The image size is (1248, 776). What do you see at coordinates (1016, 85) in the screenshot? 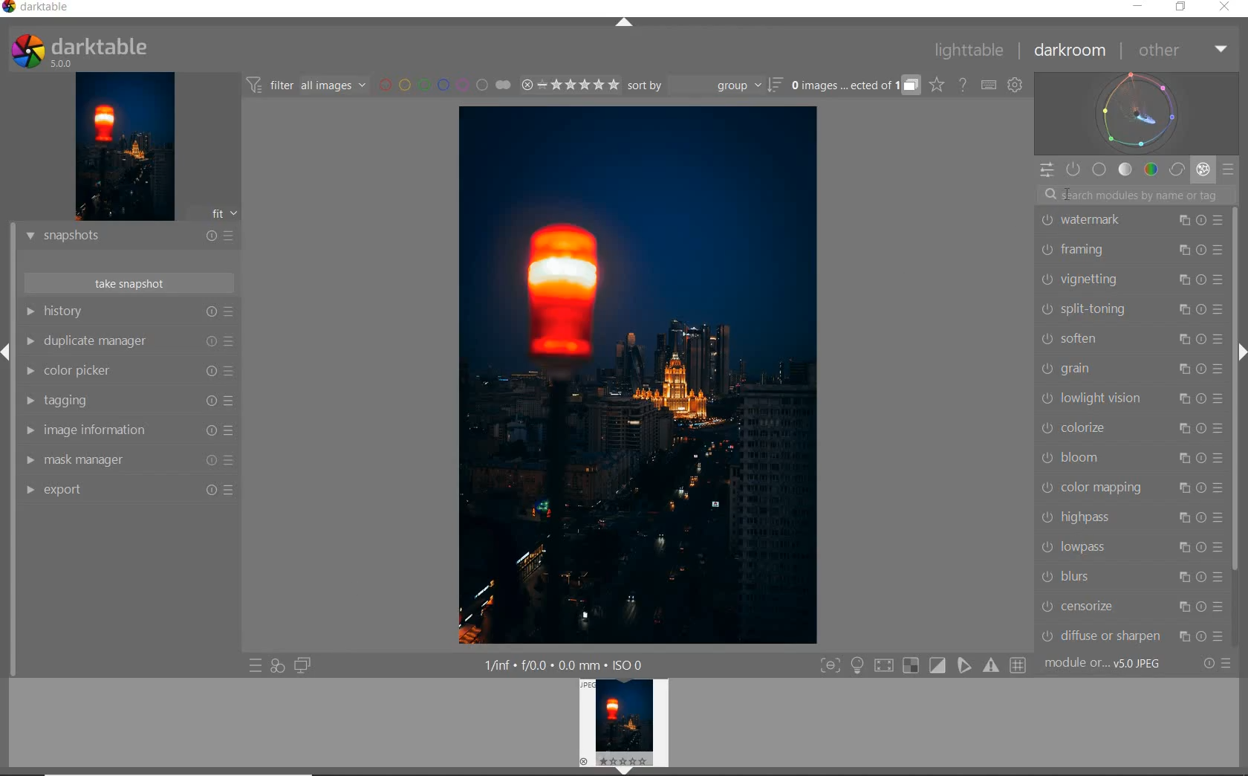
I see `SHOW GLOBAL PREFERENCES` at bounding box center [1016, 85].